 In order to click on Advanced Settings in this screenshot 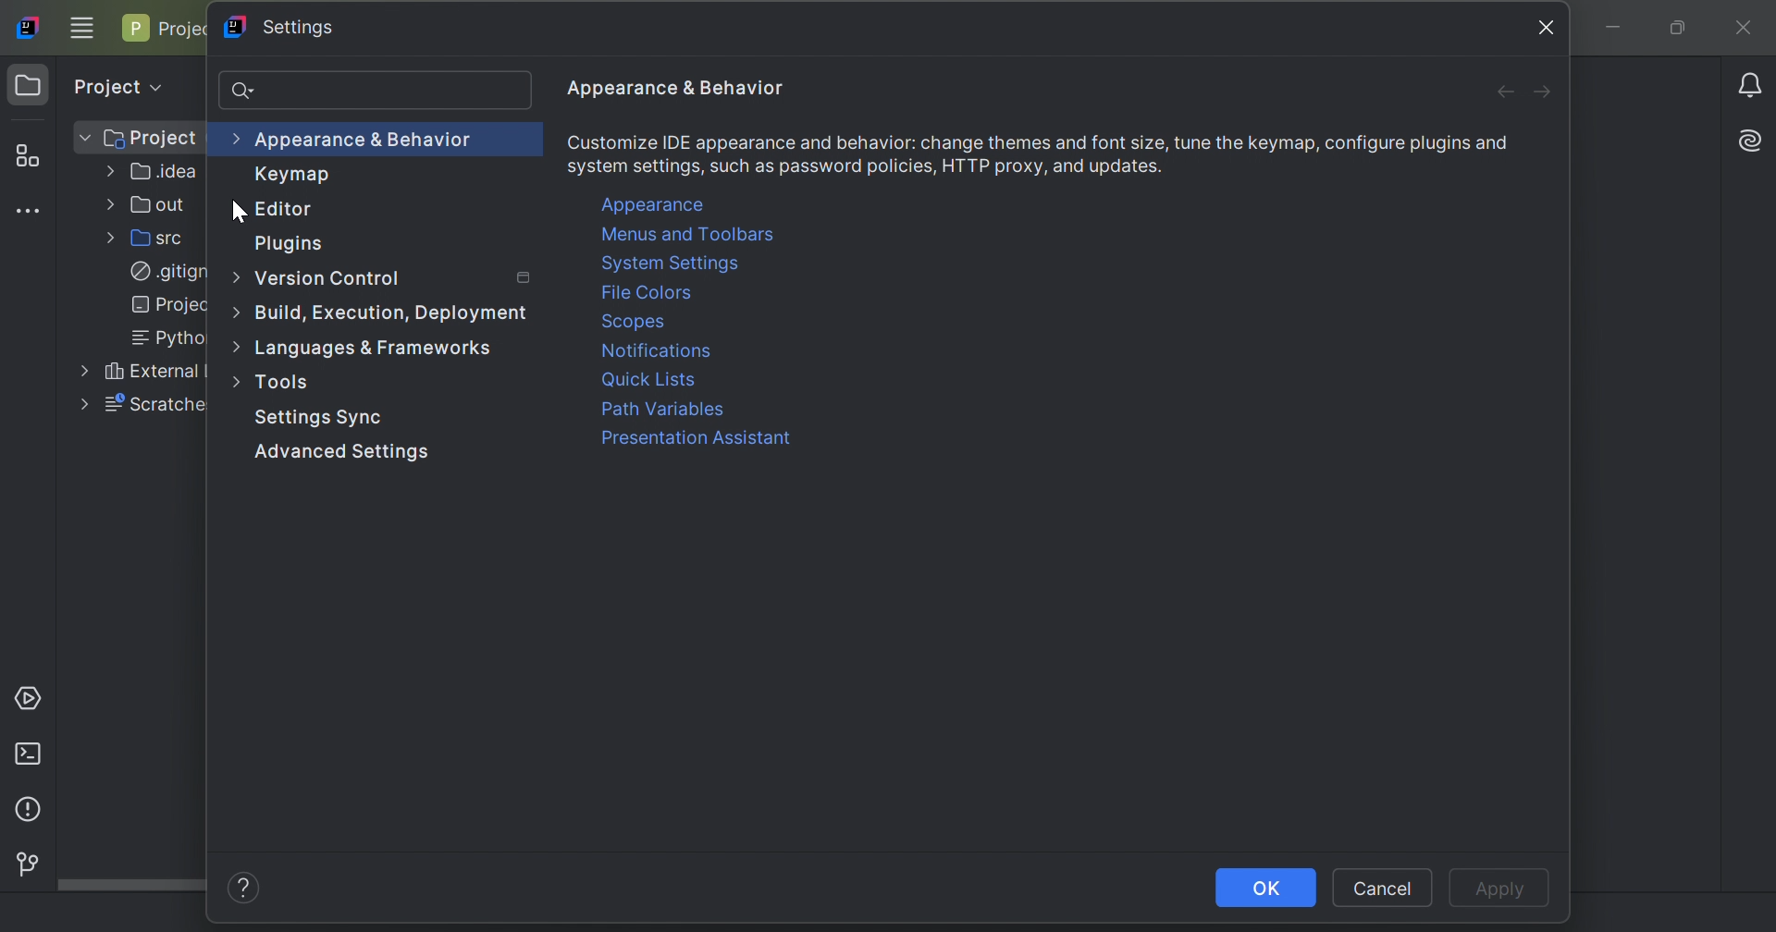, I will do `click(338, 457)`.